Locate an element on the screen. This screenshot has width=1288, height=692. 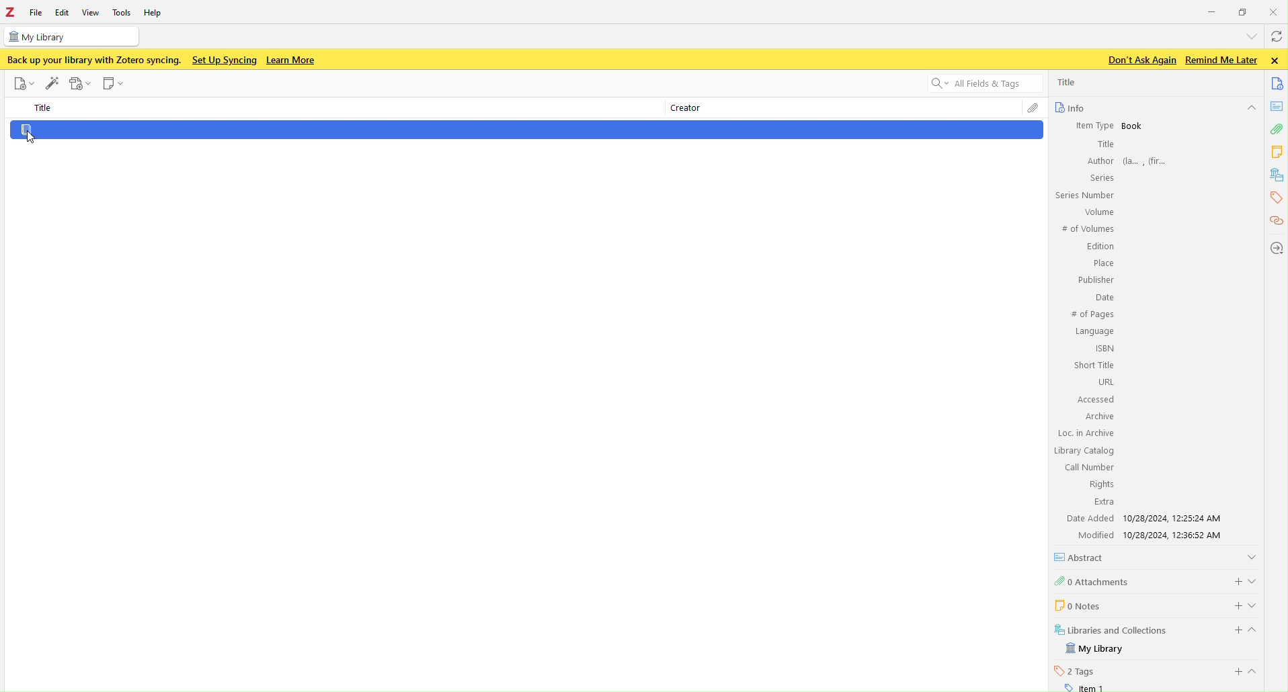
windows is located at coordinates (1246, 11).